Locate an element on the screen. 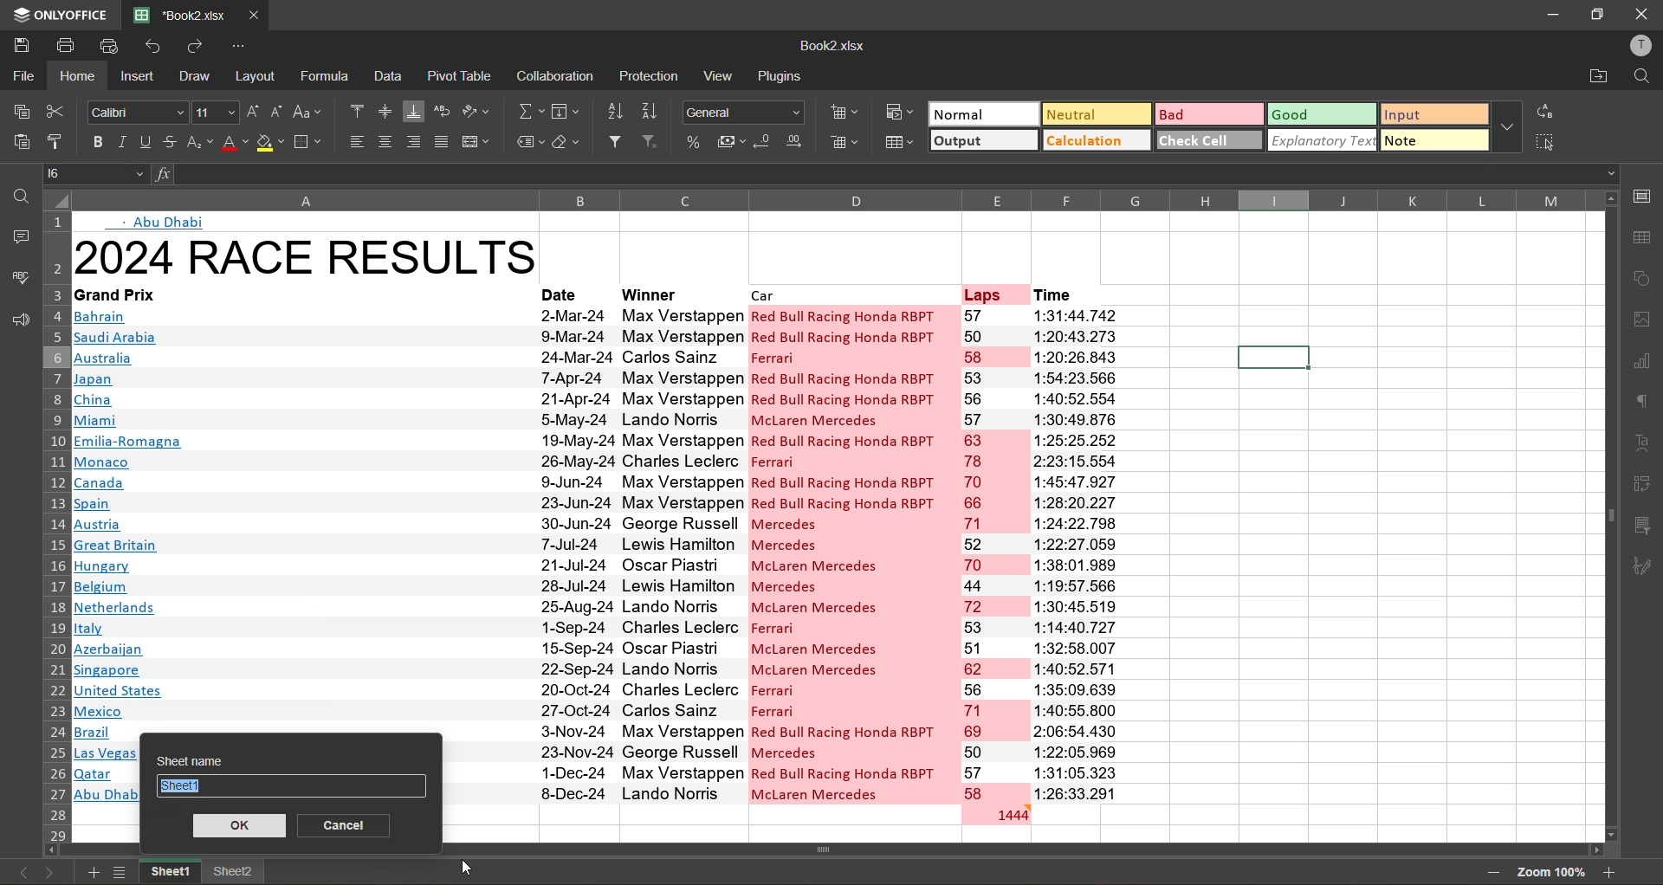 The width and height of the screenshot is (1663, 885). date is located at coordinates (572, 292).